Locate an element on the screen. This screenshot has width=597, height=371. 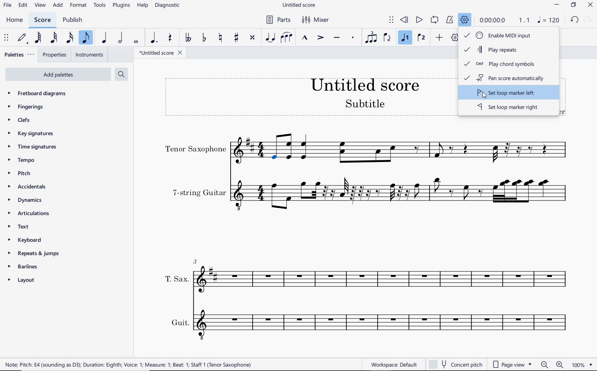
INSTRUMENT: TENOR SAXOPHONE is located at coordinates (366, 149).